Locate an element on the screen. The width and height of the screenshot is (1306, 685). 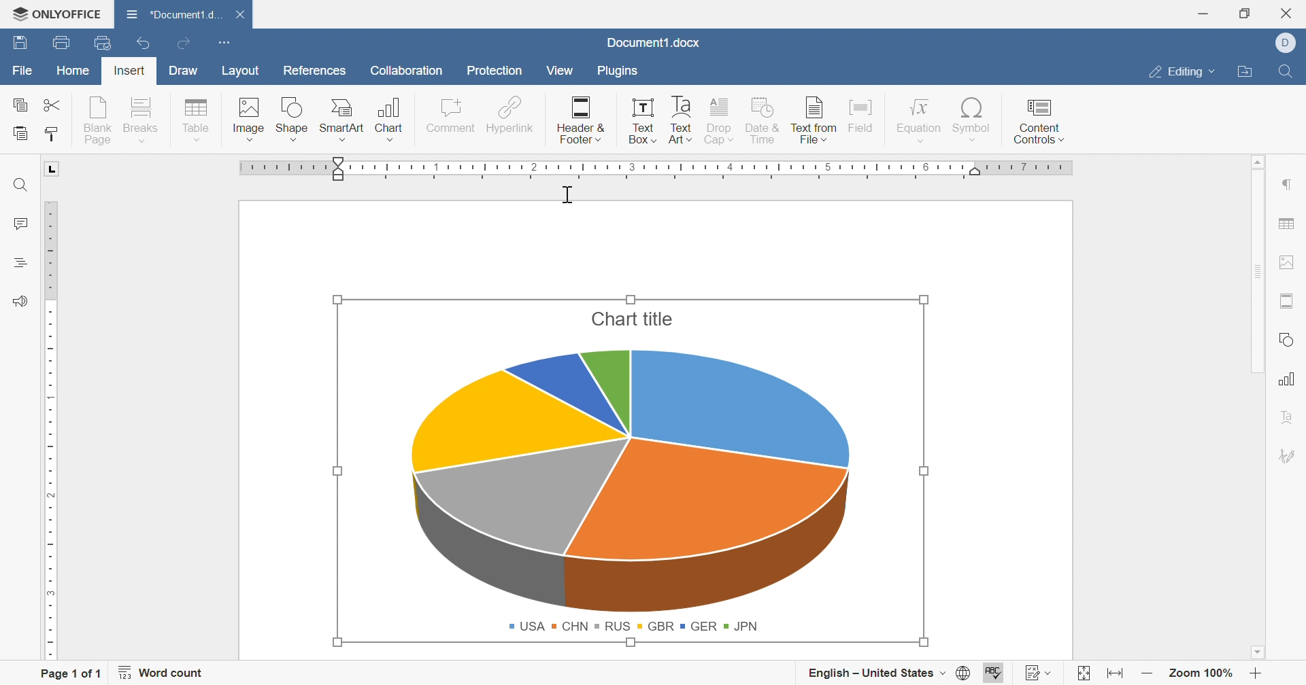
Customize quick access toolbar is located at coordinates (224, 42).